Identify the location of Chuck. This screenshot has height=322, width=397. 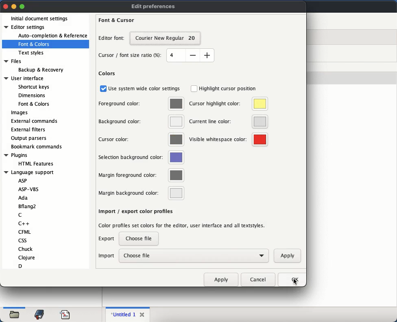
(26, 249).